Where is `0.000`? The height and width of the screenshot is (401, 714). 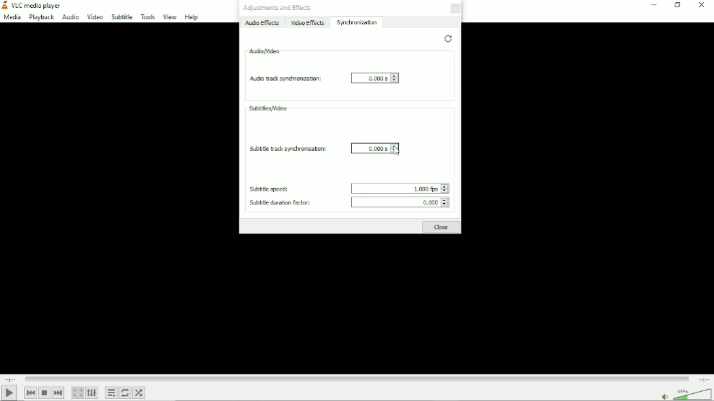 0.000 is located at coordinates (401, 203).